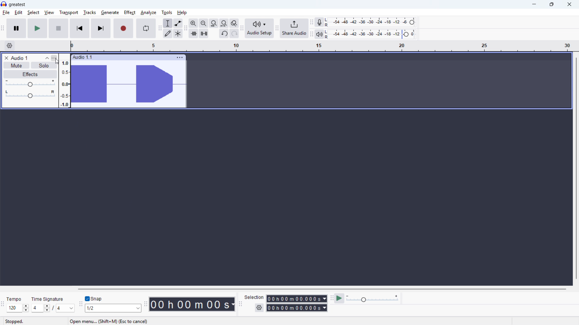 Image resolution: width=579 pixels, height=325 pixels. I want to click on track title, so click(20, 58).